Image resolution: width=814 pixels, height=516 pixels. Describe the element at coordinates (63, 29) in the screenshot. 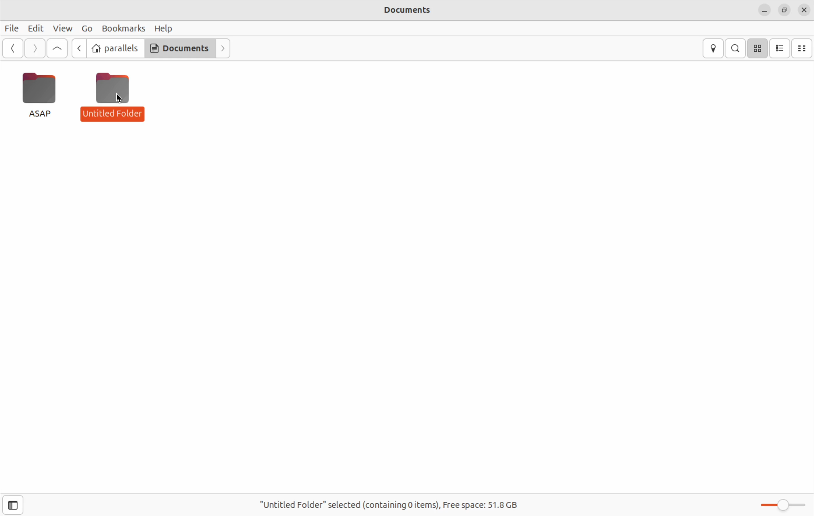

I see `View` at that location.